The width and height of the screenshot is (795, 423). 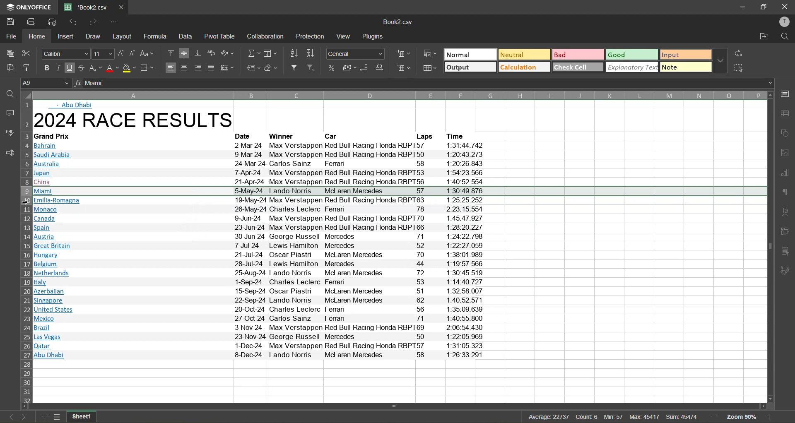 What do you see at coordinates (53, 22) in the screenshot?
I see `quick print` at bounding box center [53, 22].